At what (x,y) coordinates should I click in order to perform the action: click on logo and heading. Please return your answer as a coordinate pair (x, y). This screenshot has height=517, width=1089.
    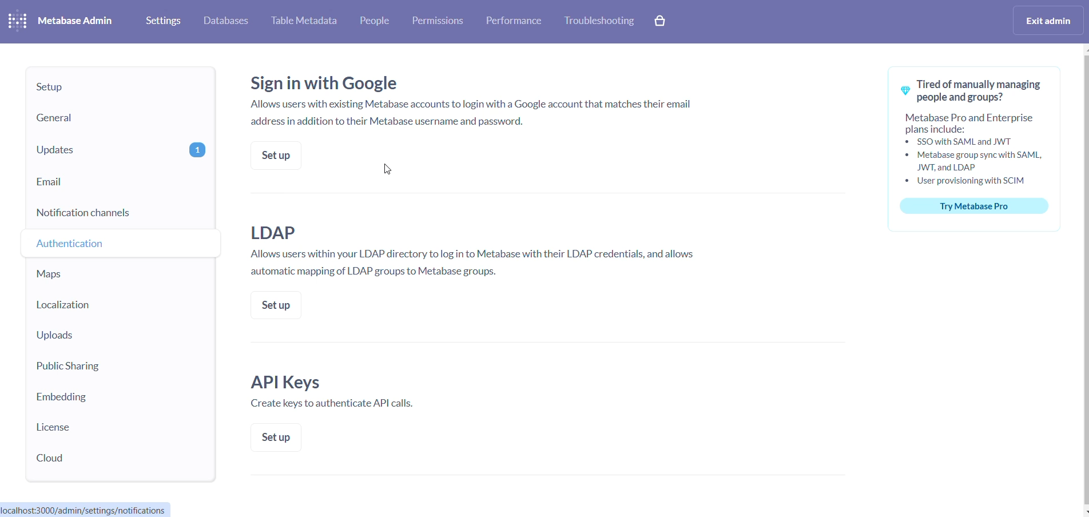
    Looking at the image, I should click on (62, 21).